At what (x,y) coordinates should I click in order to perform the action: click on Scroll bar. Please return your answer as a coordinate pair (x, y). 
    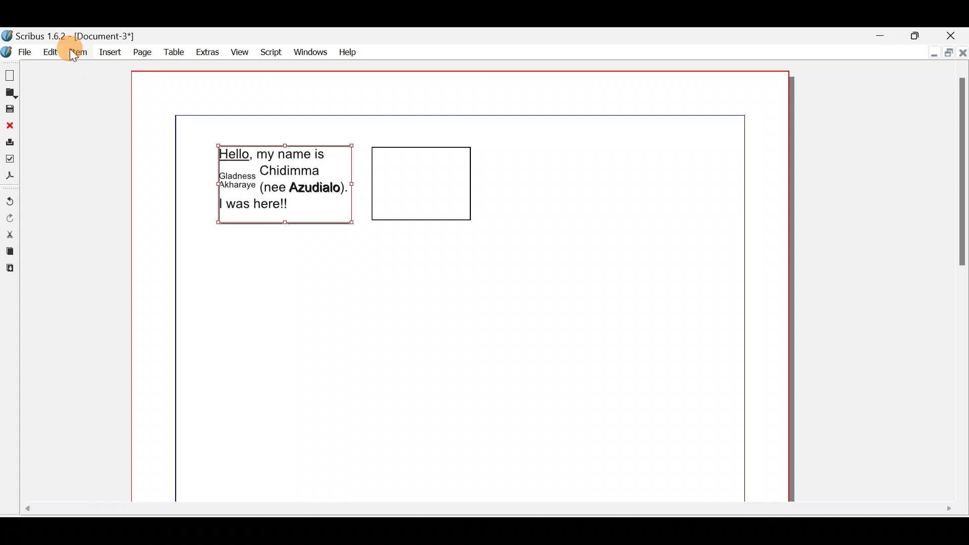
    Looking at the image, I should click on (959, 283).